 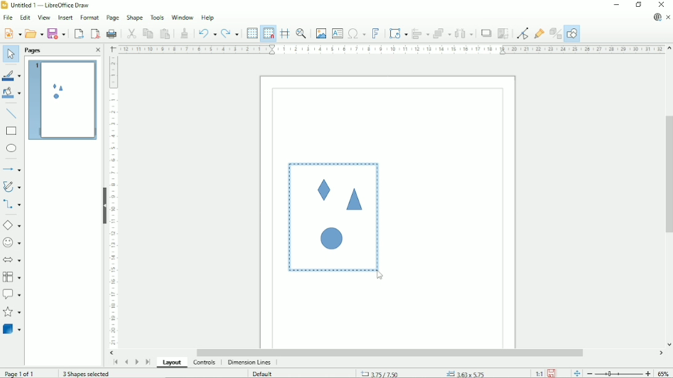 What do you see at coordinates (12, 259) in the screenshot?
I see `Block arrows` at bounding box center [12, 259].